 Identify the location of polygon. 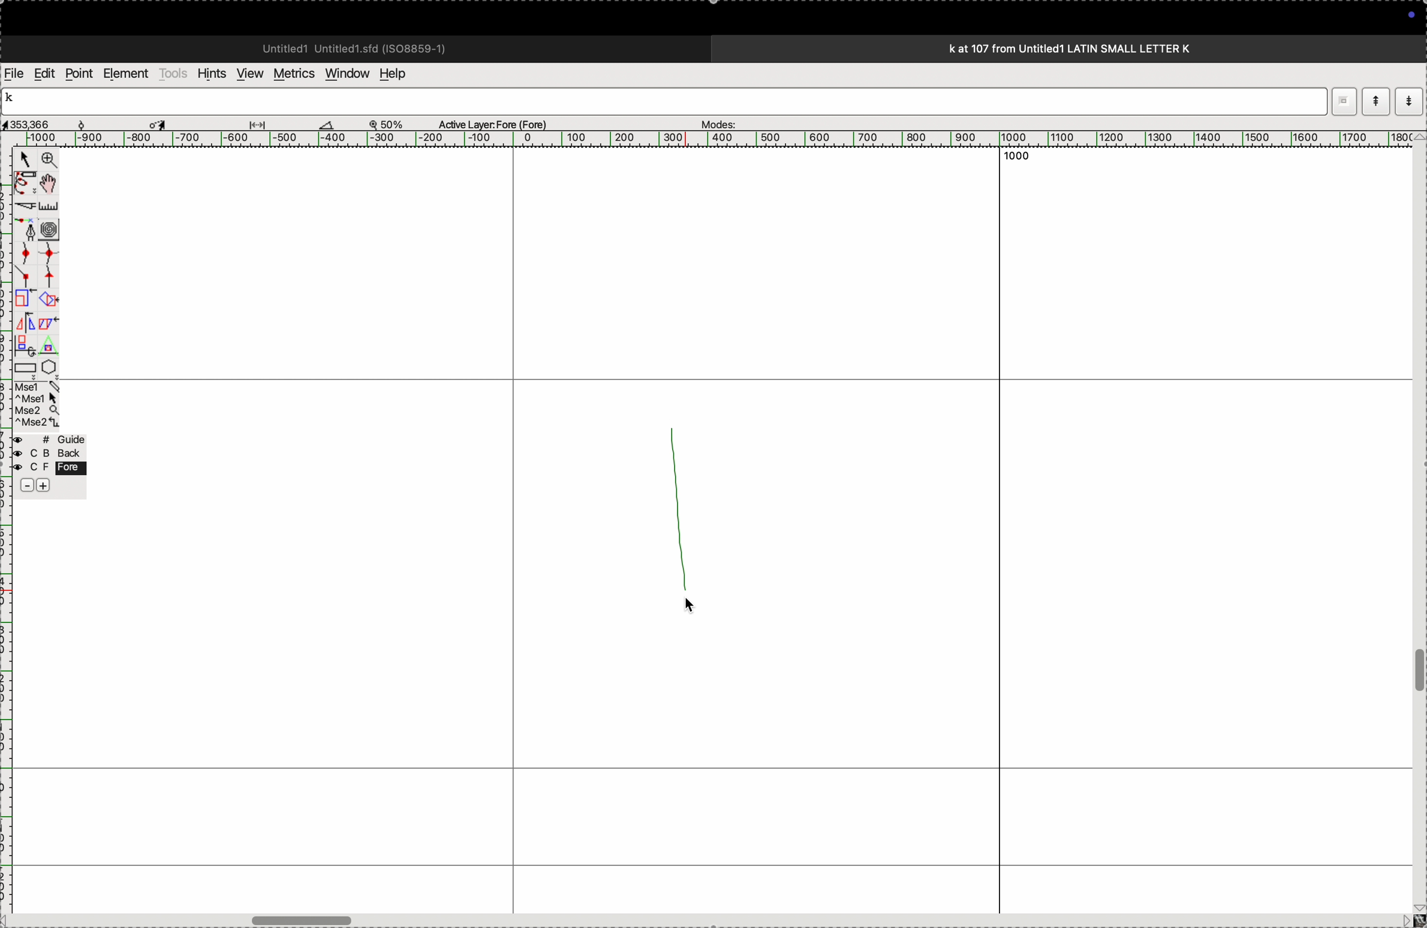
(49, 367).